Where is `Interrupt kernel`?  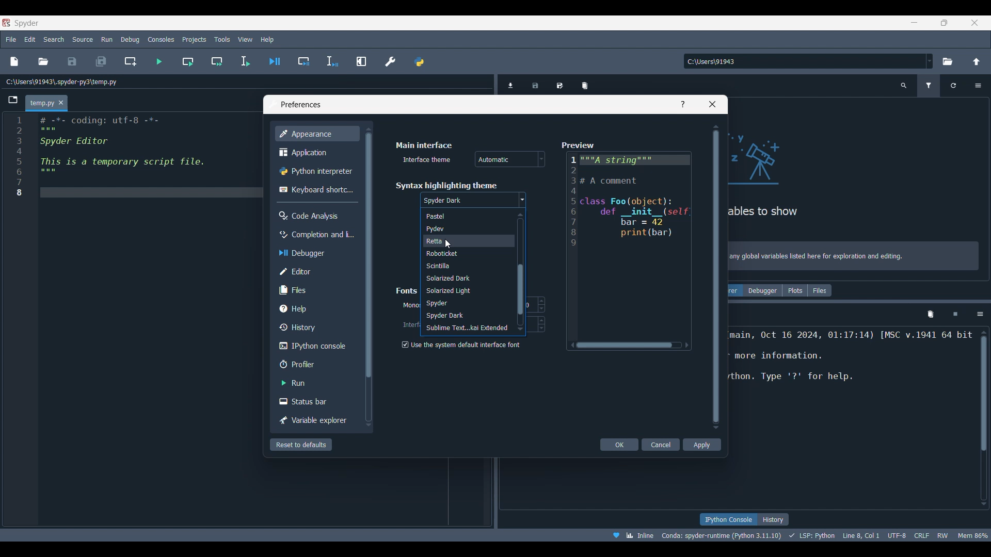
Interrupt kernel is located at coordinates (955, 315).